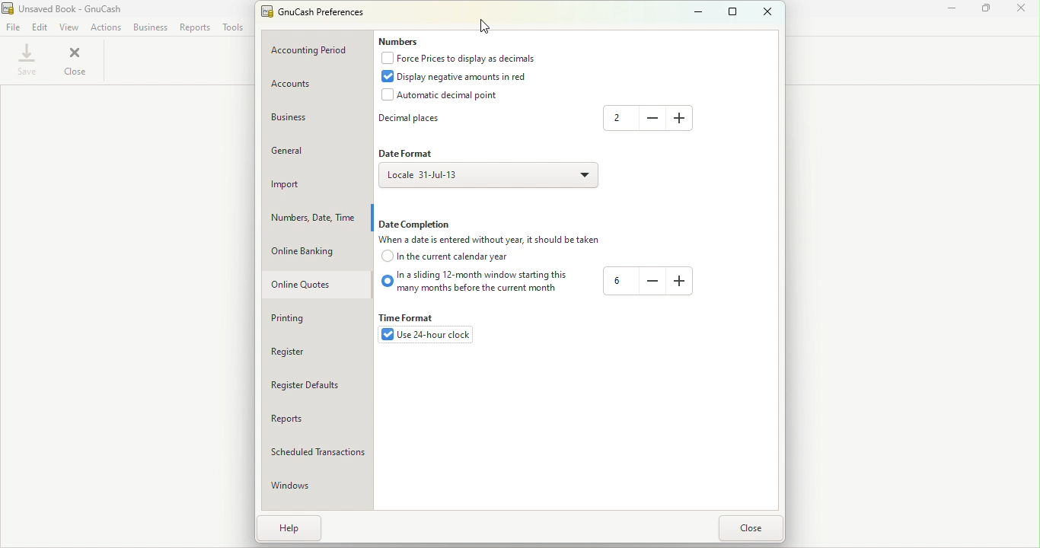  Describe the element at coordinates (26, 59) in the screenshot. I see `Save` at that location.